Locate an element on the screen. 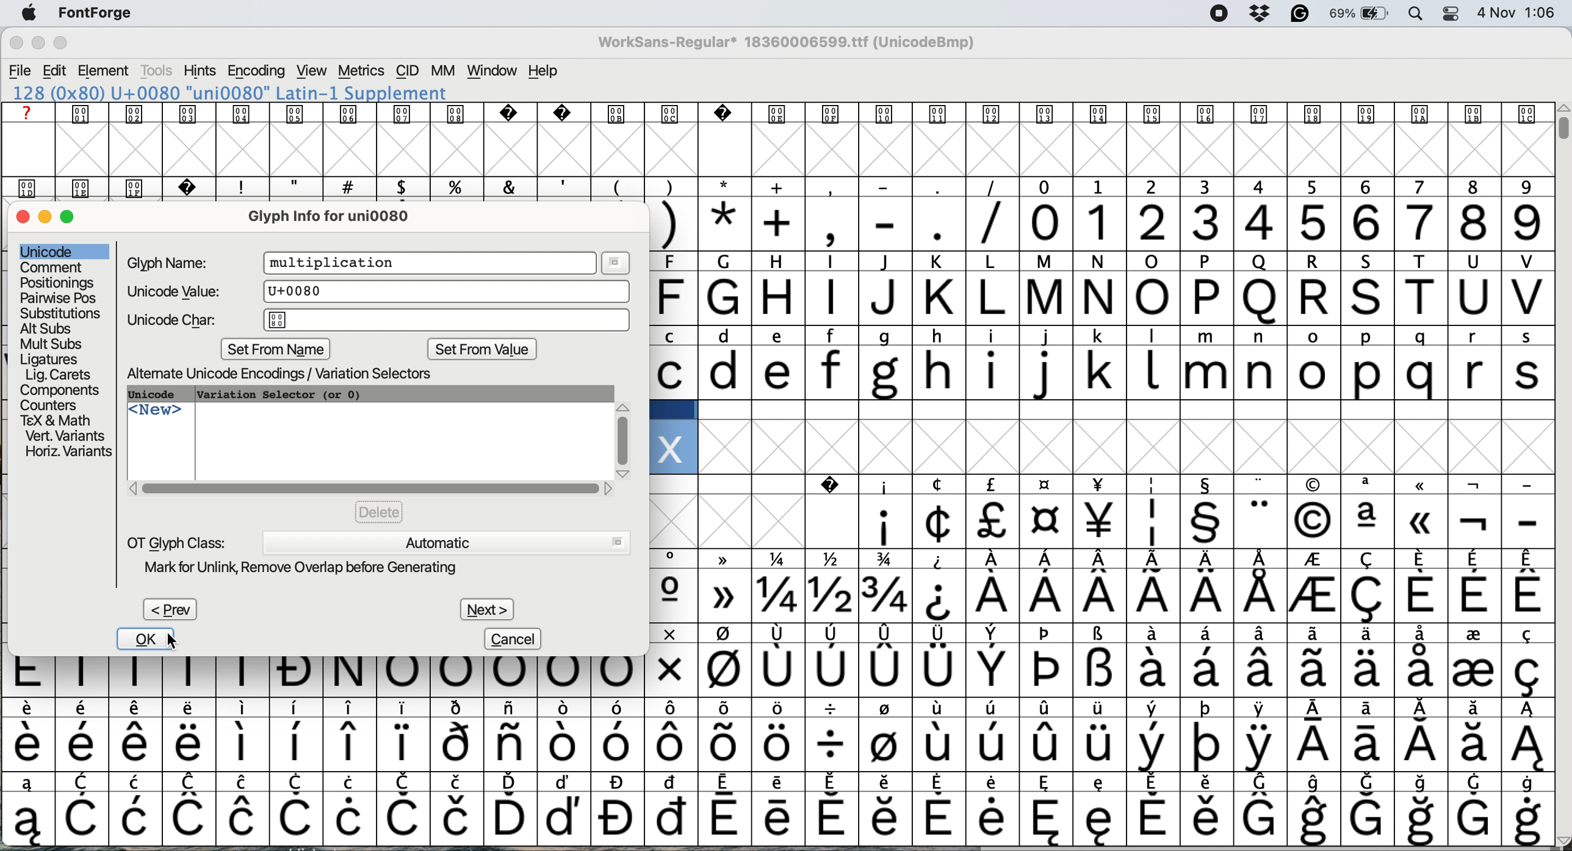 This screenshot has width=1572, height=851. alternate unicode encodings variation selectors is located at coordinates (294, 374).